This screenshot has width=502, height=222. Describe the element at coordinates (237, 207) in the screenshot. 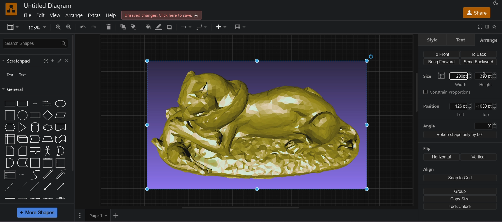

I see `horizontal scroll bar` at that location.